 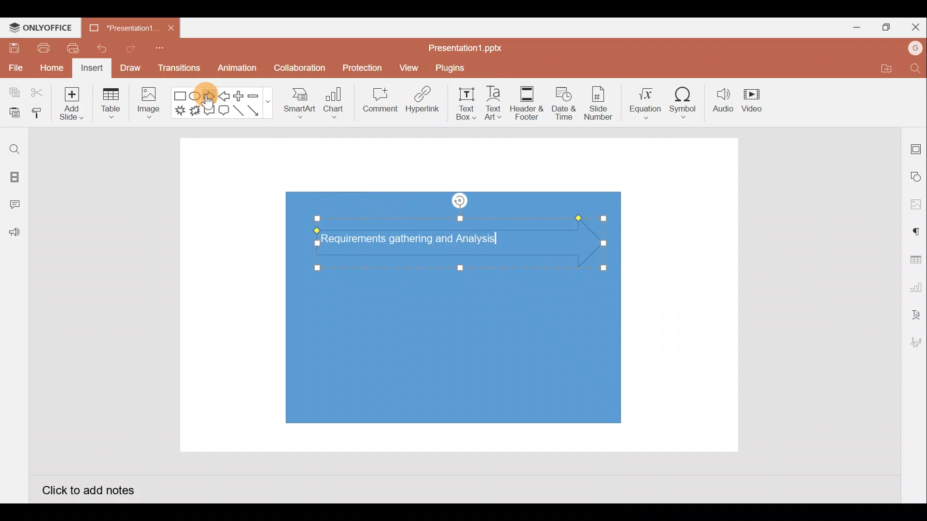 I want to click on Home, so click(x=52, y=69).